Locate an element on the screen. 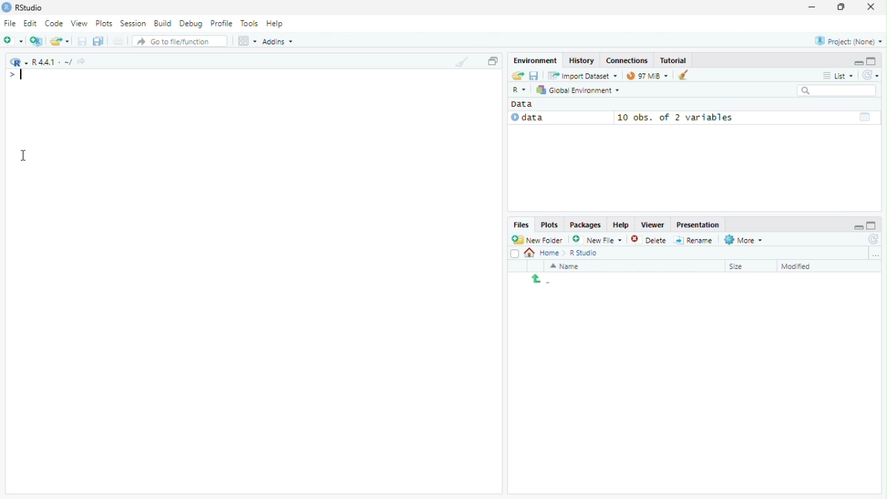  Create a new file is located at coordinates (14, 41).